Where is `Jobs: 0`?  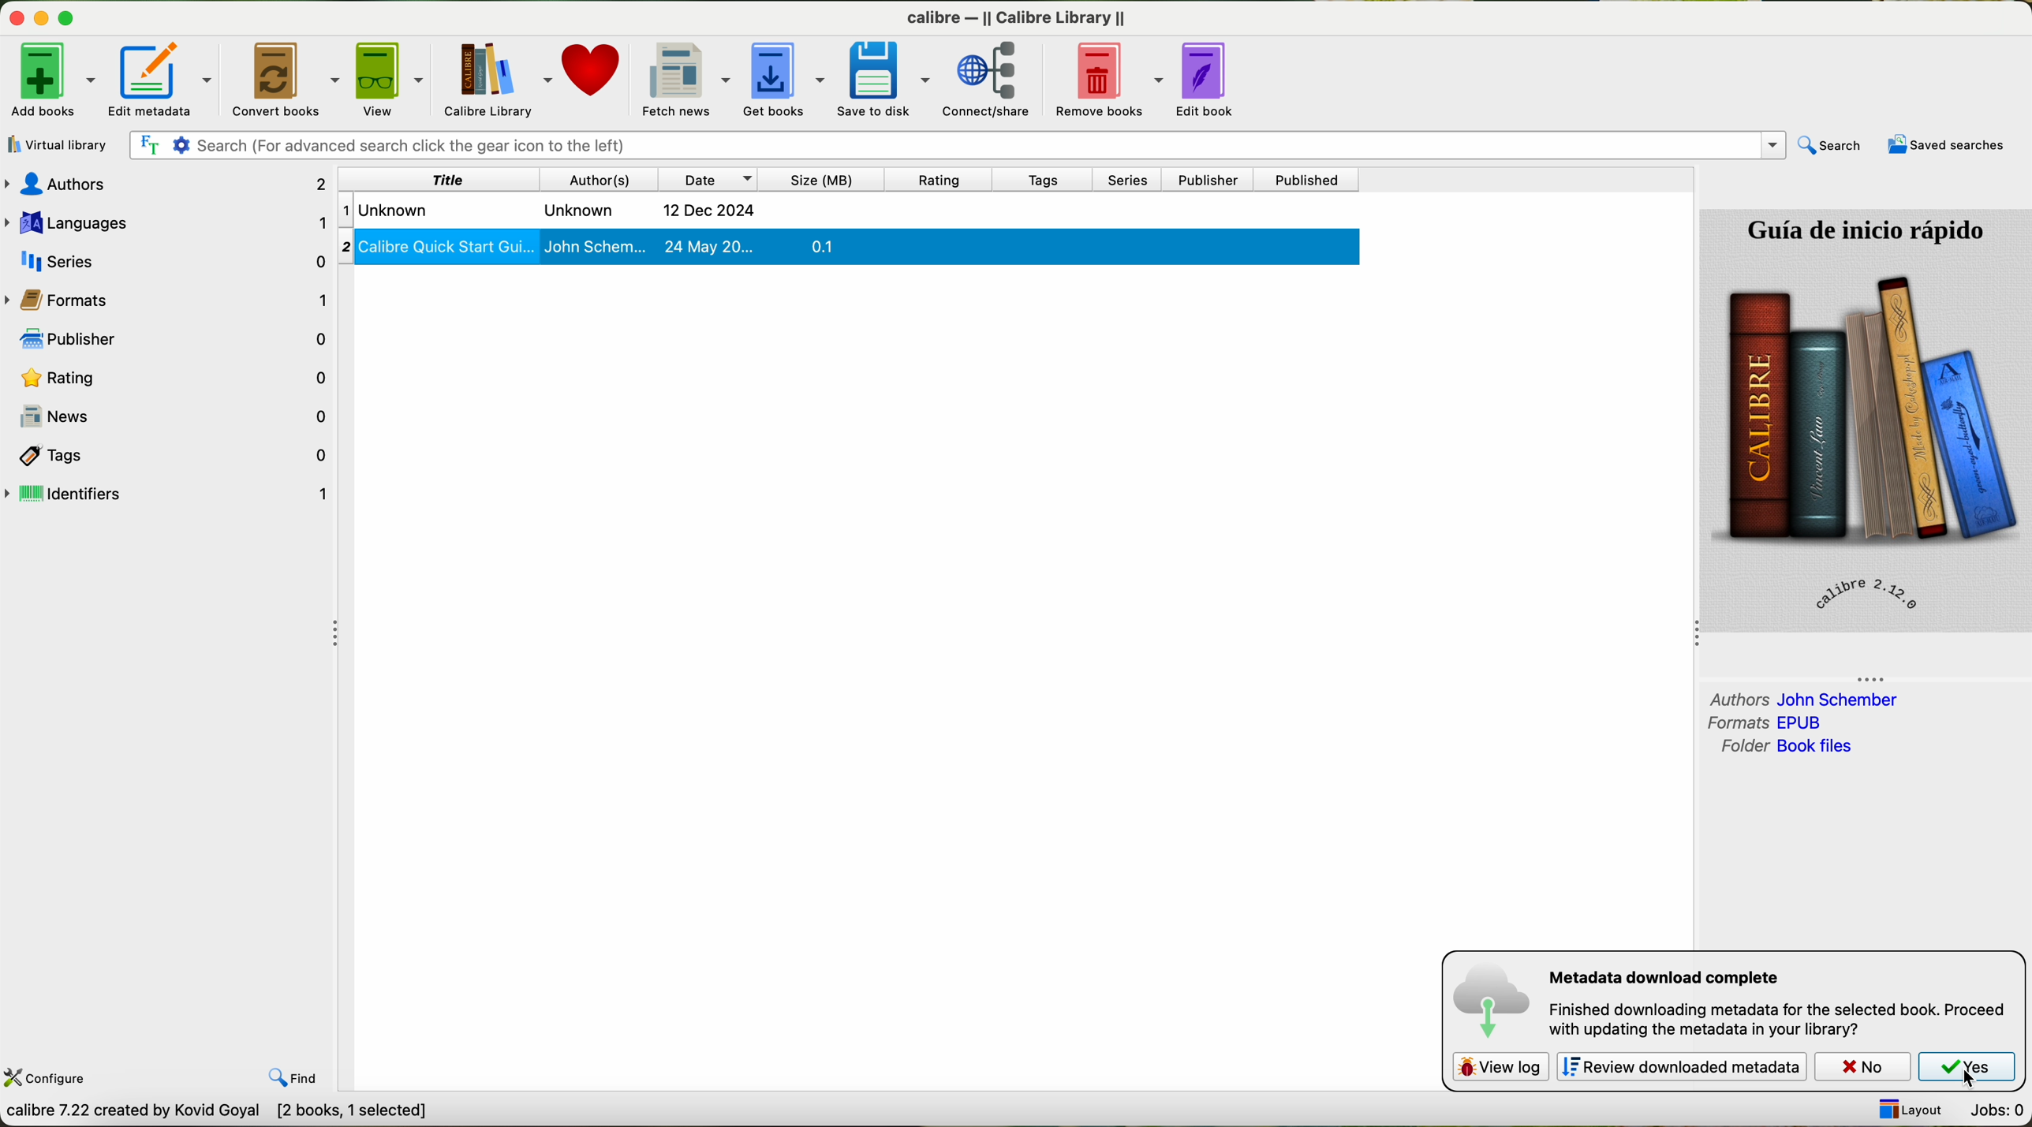
Jobs: 0 is located at coordinates (1998, 1112).